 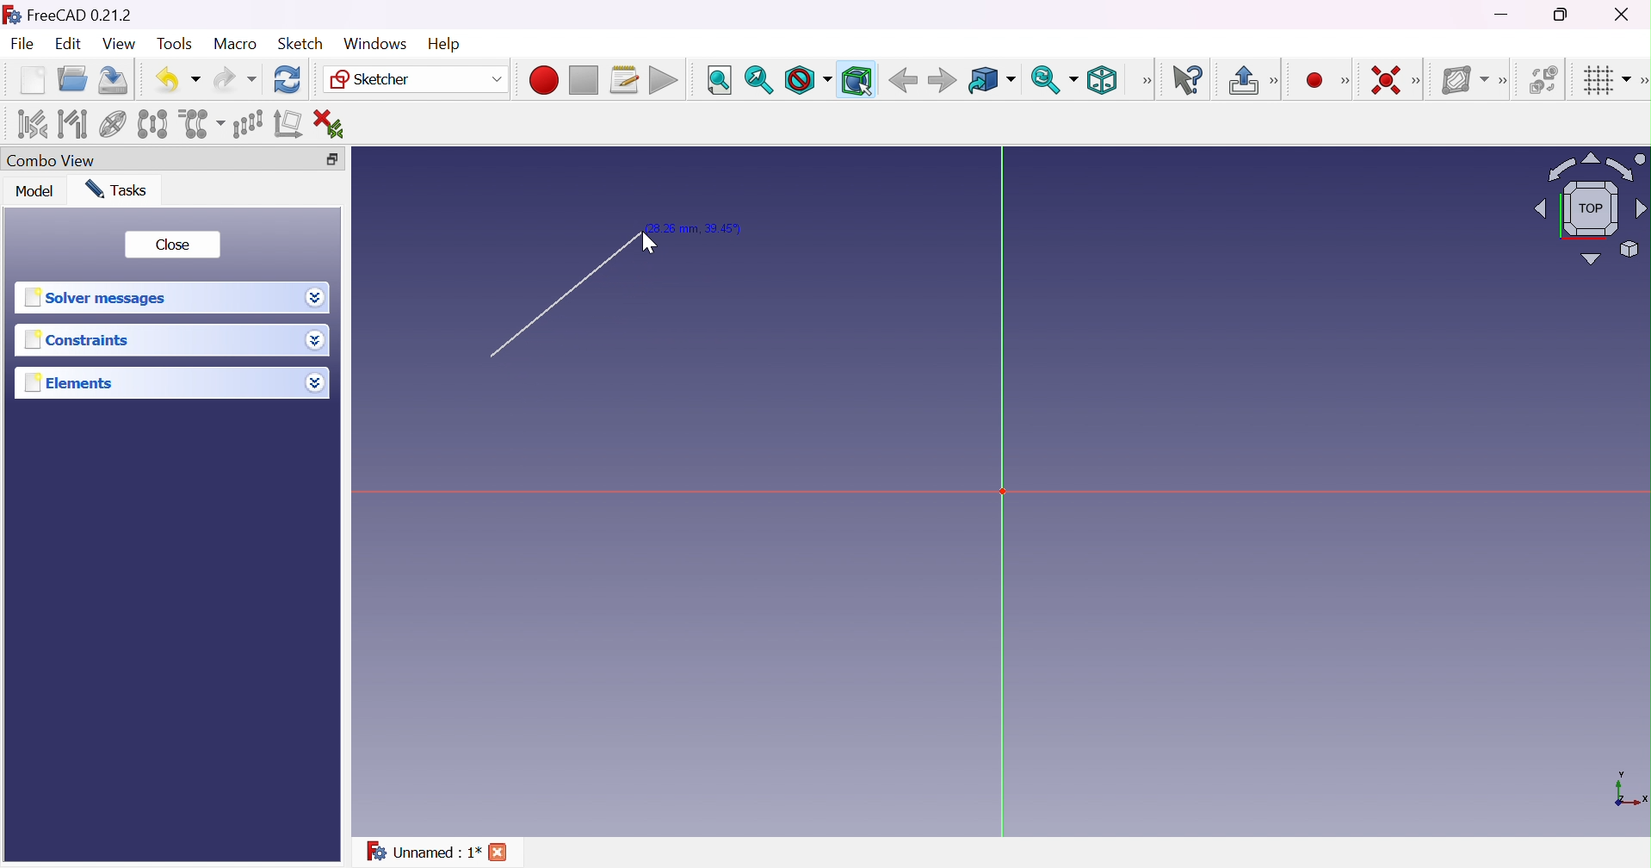 What do you see at coordinates (23, 45) in the screenshot?
I see `File` at bounding box center [23, 45].